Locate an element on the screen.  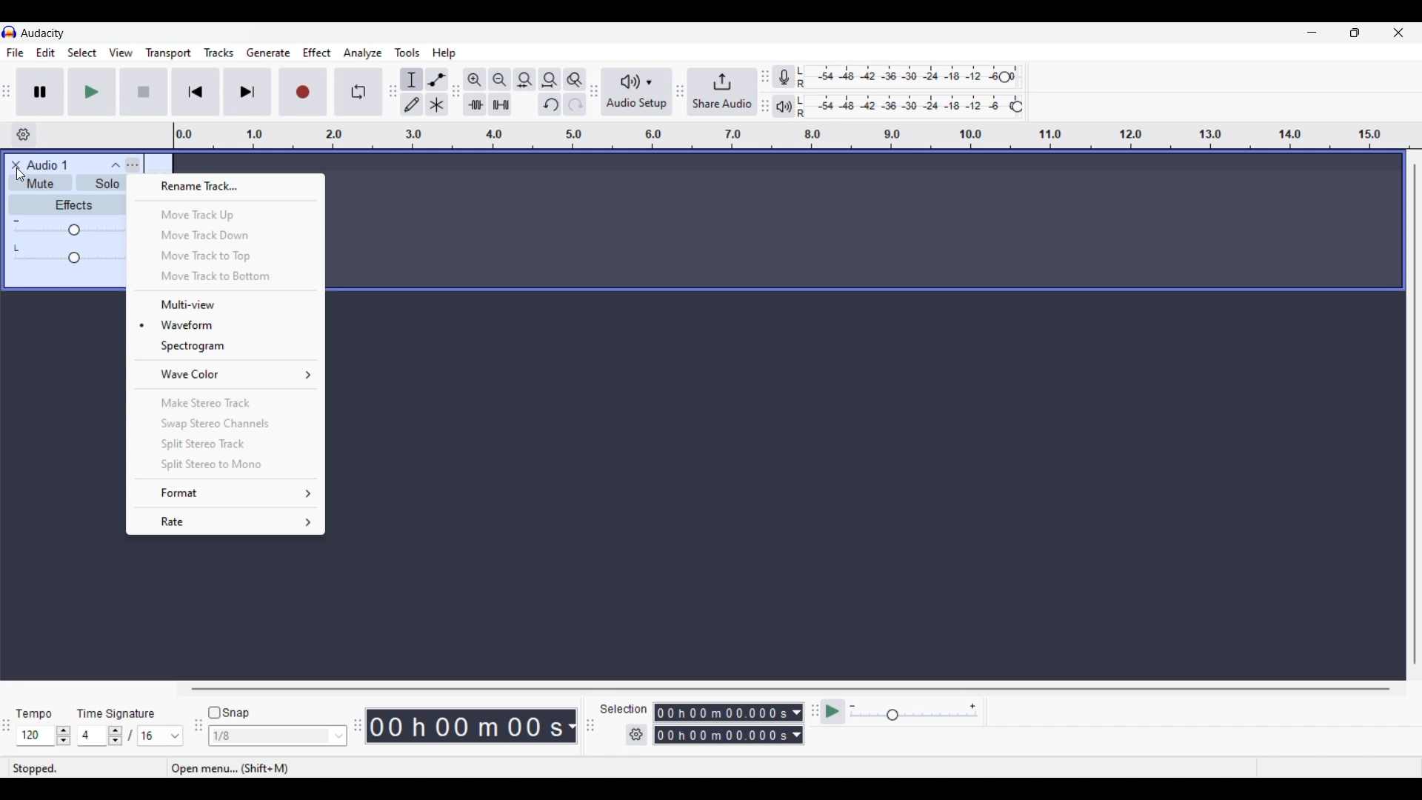
Swap stereo channels is located at coordinates (225, 424).